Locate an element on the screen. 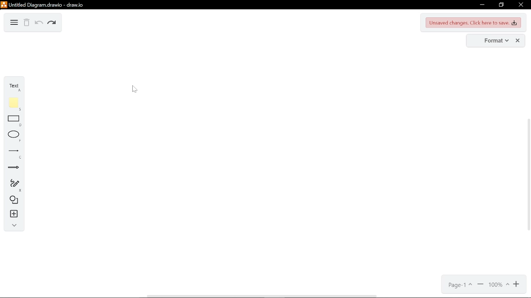 The height and width of the screenshot is (298, 531). freehand is located at coordinates (12, 185).